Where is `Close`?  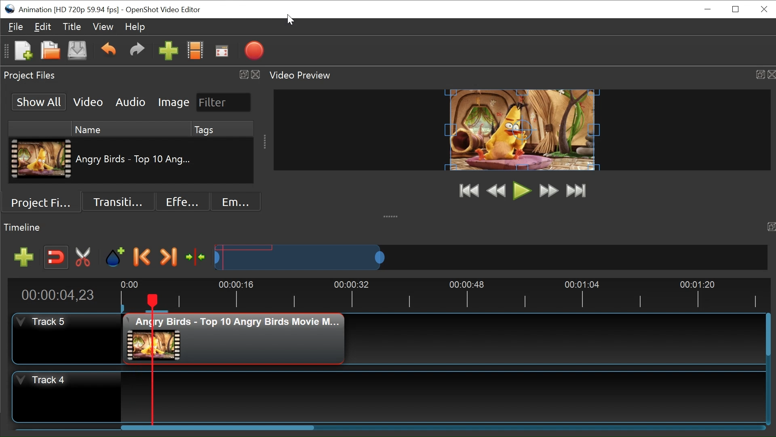 Close is located at coordinates (763, 10).